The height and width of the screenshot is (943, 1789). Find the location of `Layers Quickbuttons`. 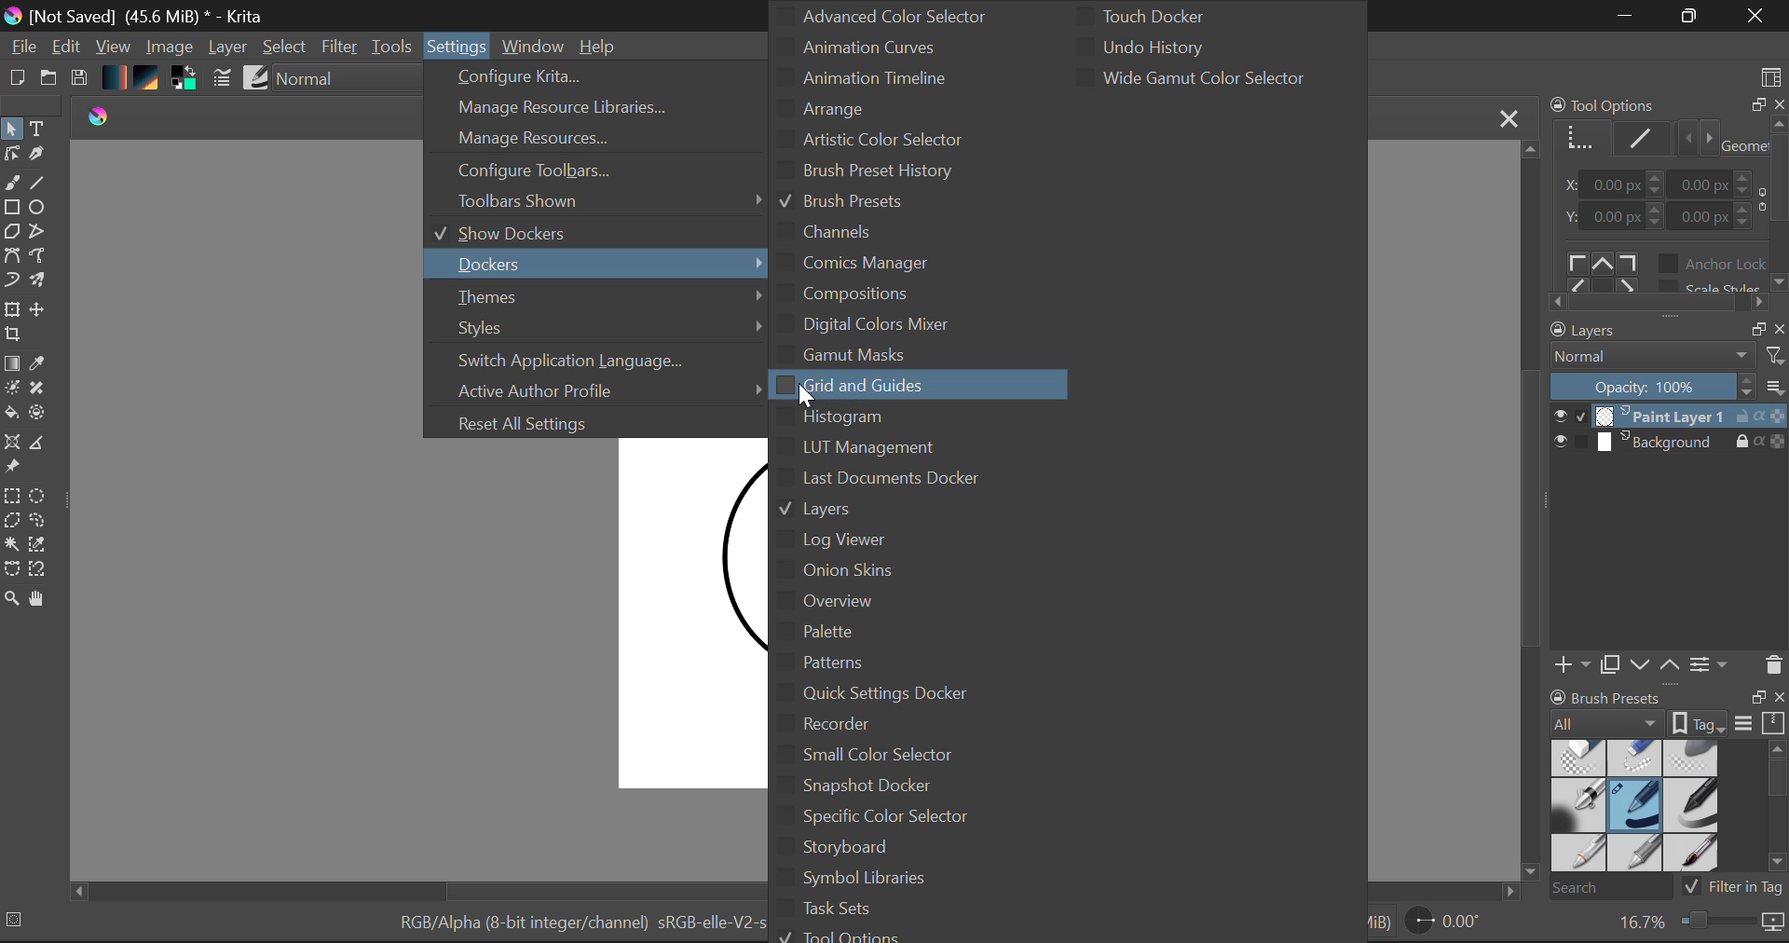

Layers Quickbuttons is located at coordinates (1666, 664).